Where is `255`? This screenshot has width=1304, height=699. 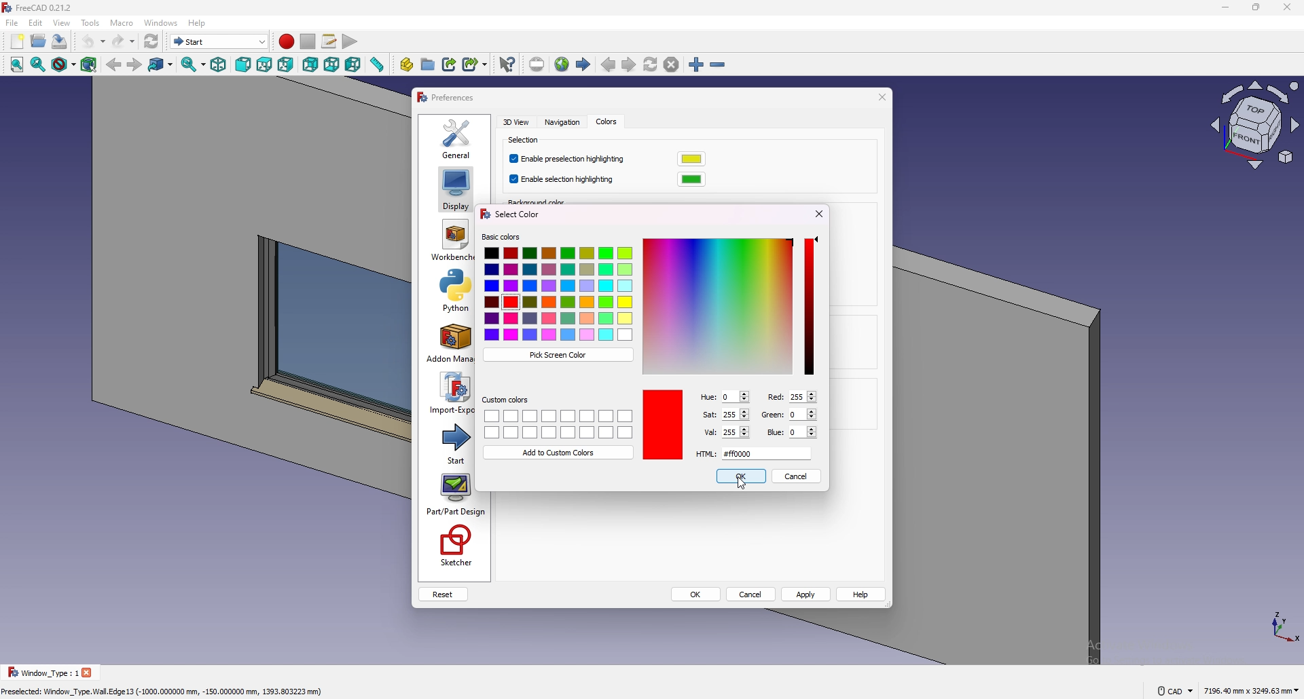
255 is located at coordinates (801, 396).